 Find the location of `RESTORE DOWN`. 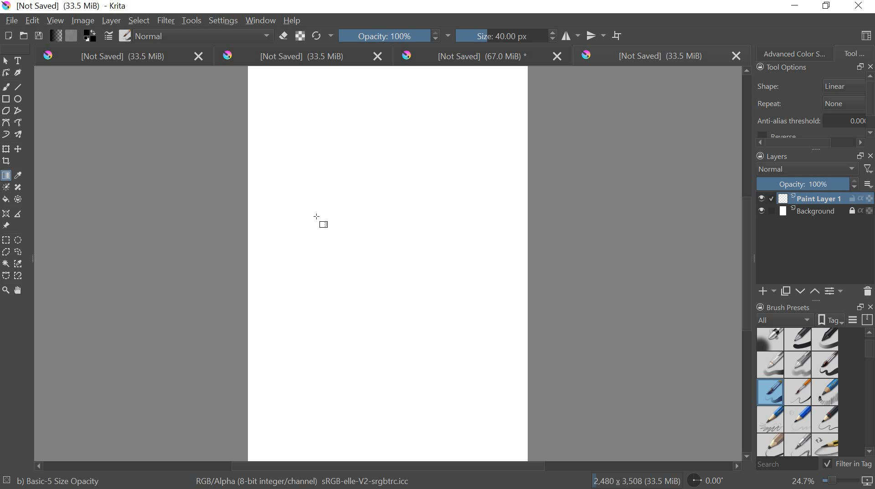

RESTORE DOWN is located at coordinates (829, 6).